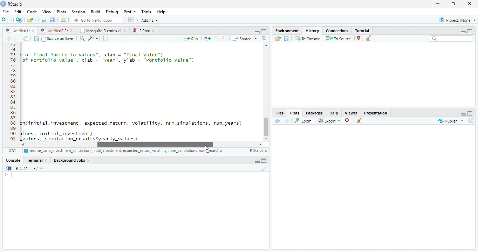 The height and width of the screenshot is (252, 478). What do you see at coordinates (82, 38) in the screenshot?
I see `Find and replace` at bounding box center [82, 38].